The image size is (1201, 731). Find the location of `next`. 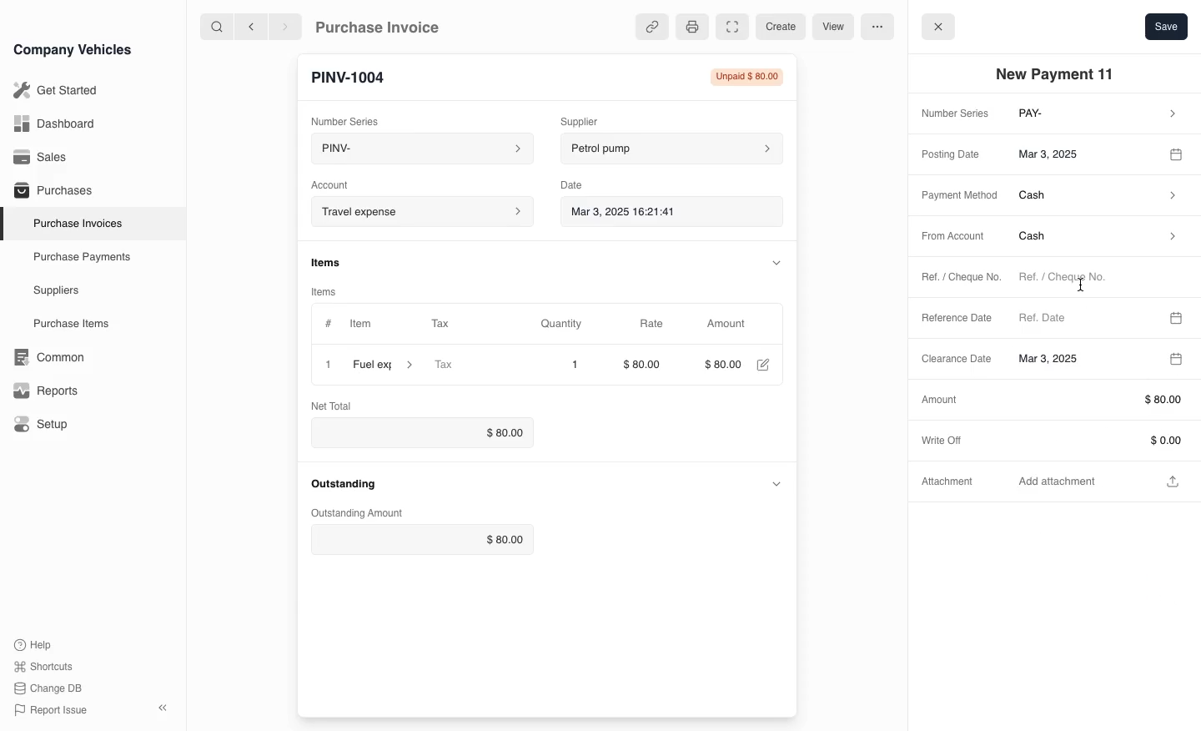

next is located at coordinates (285, 26).